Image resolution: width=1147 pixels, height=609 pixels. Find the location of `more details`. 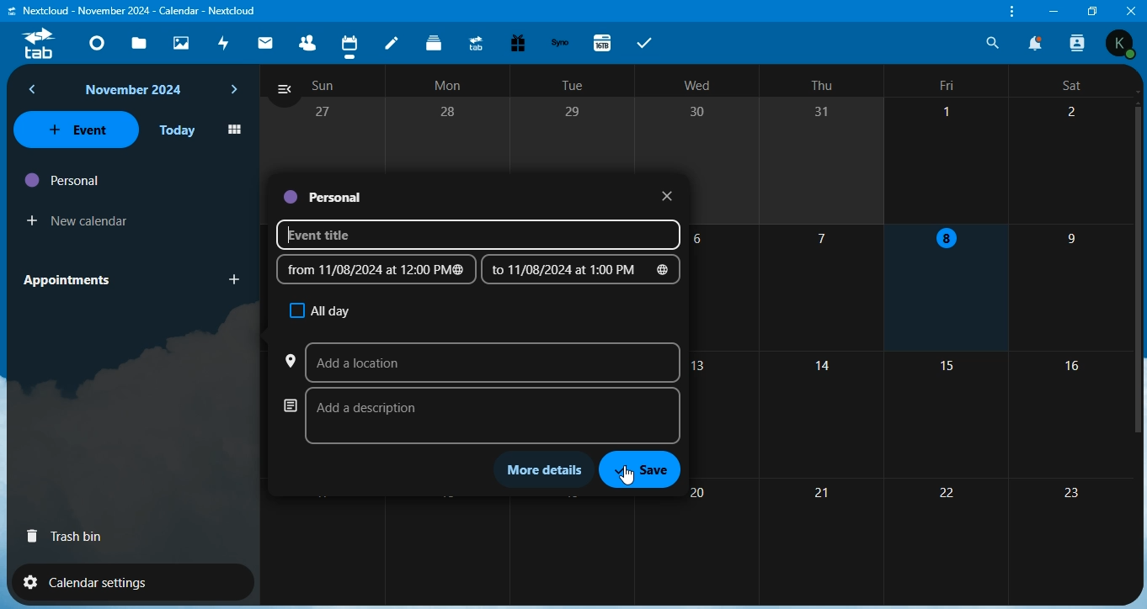

more details is located at coordinates (547, 469).